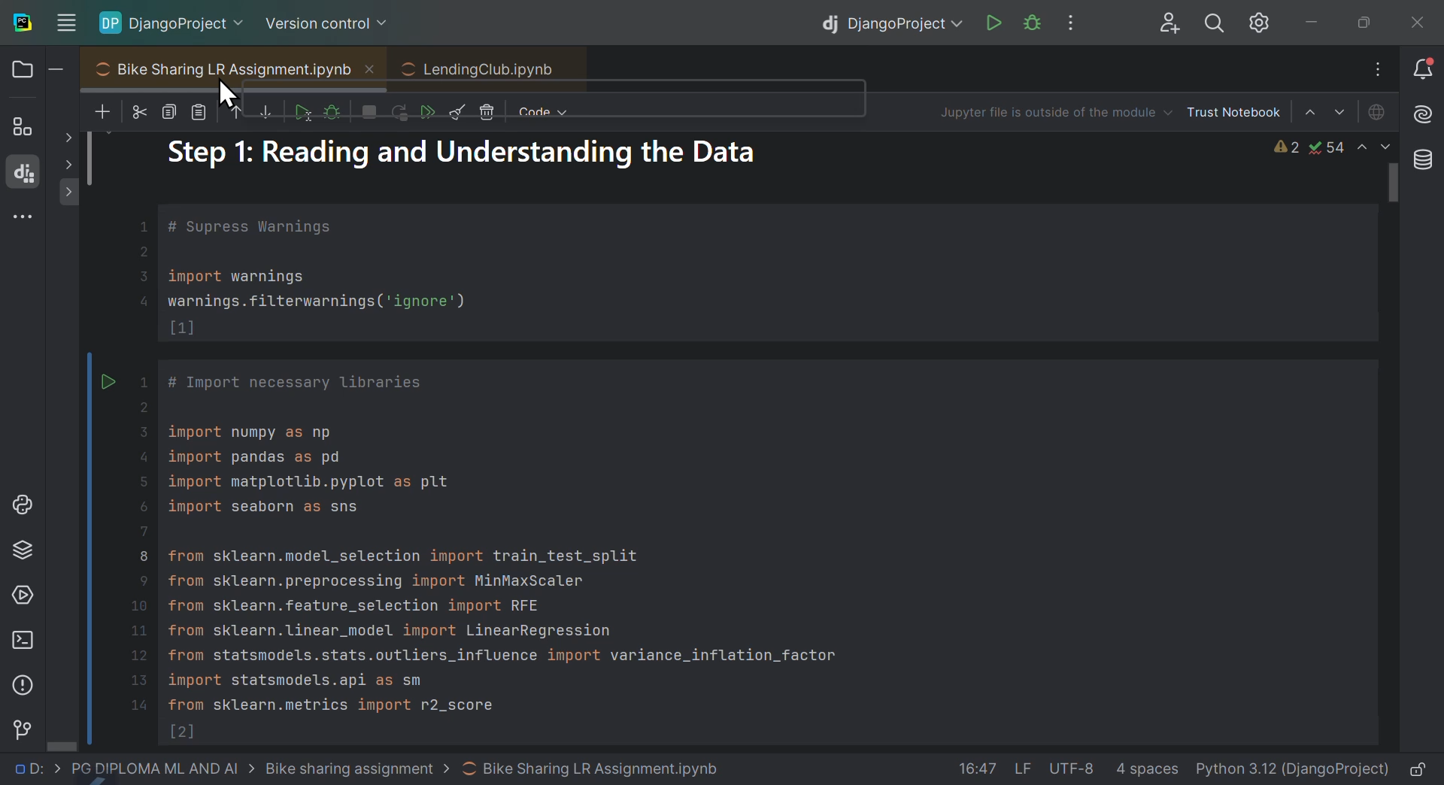  Describe the element at coordinates (1295, 769) in the screenshot. I see `interpreter` at that location.